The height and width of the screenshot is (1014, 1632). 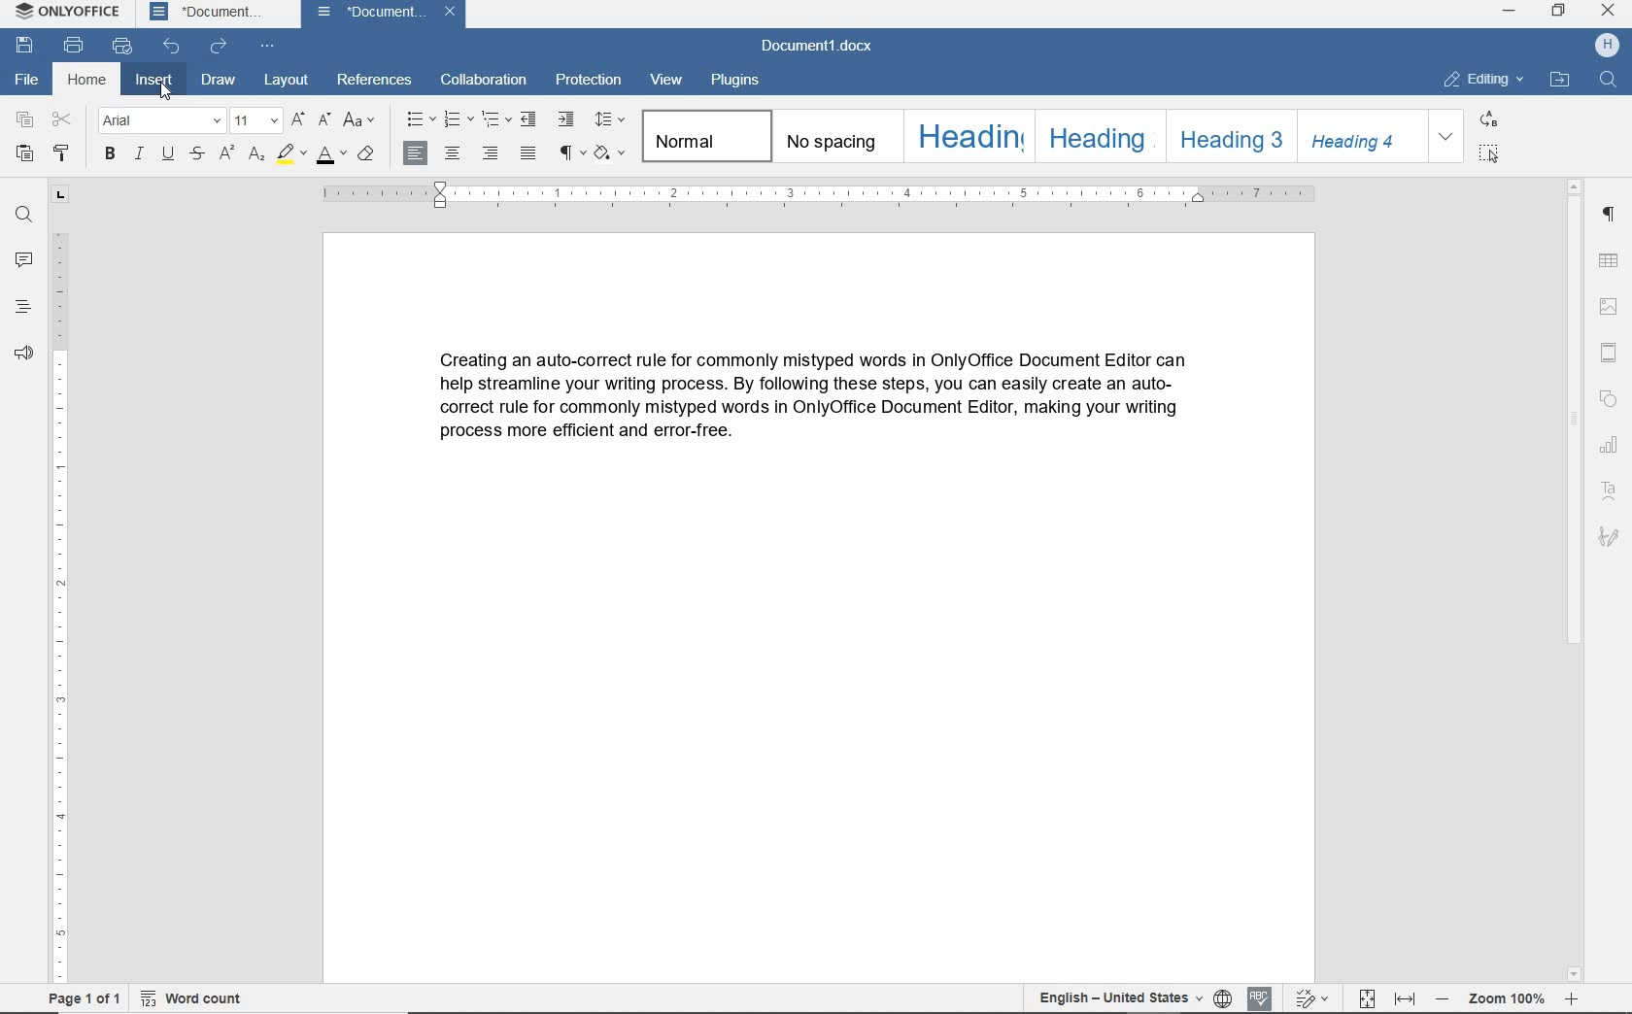 I want to click on draw, so click(x=219, y=82).